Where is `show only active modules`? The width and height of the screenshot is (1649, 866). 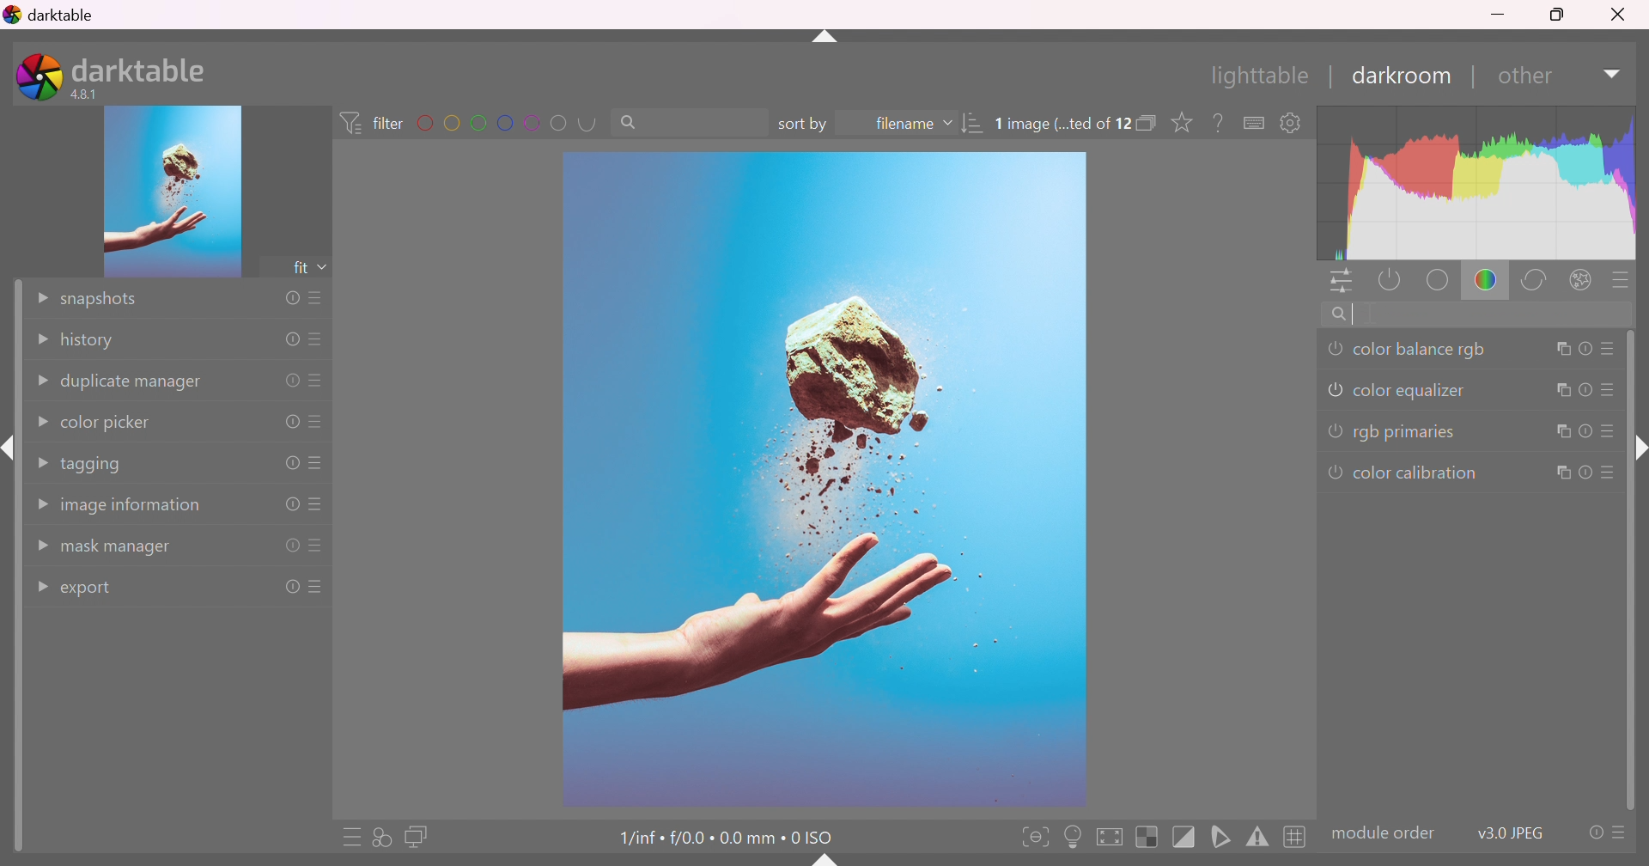
show only active modules is located at coordinates (1393, 279).